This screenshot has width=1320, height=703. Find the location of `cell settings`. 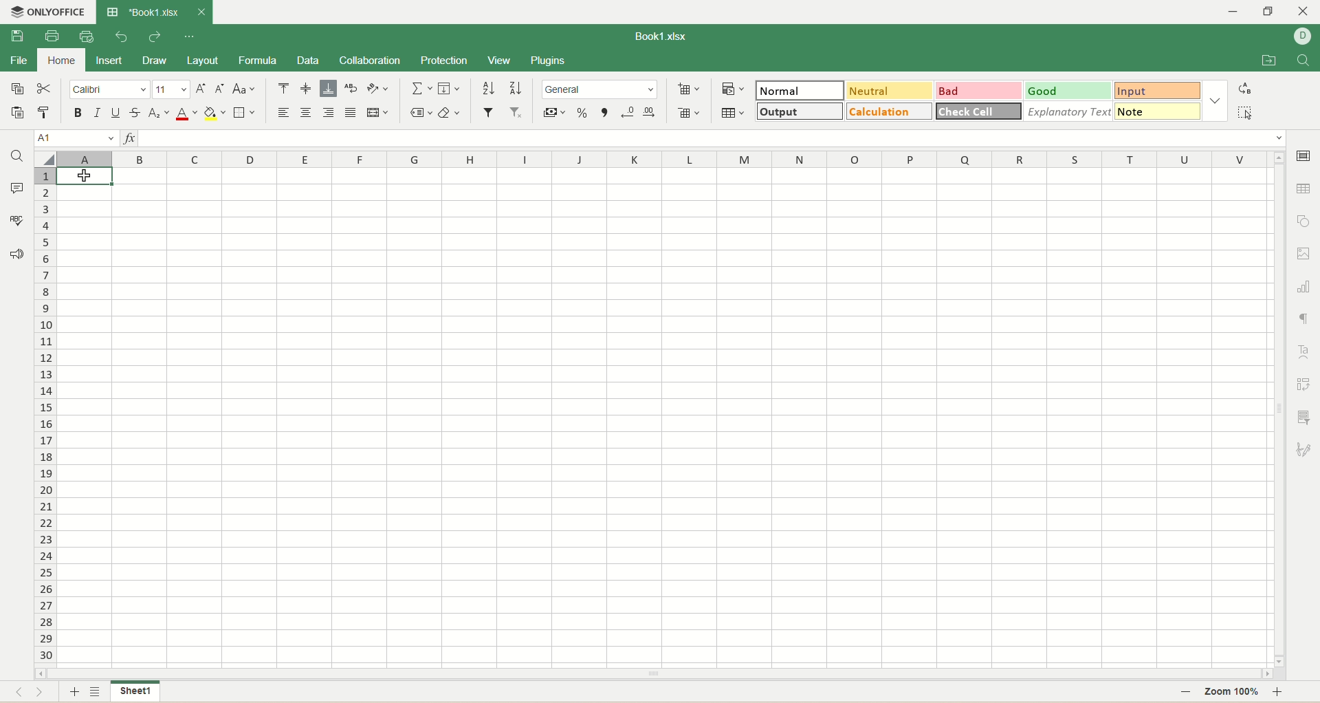

cell settings is located at coordinates (1306, 156).